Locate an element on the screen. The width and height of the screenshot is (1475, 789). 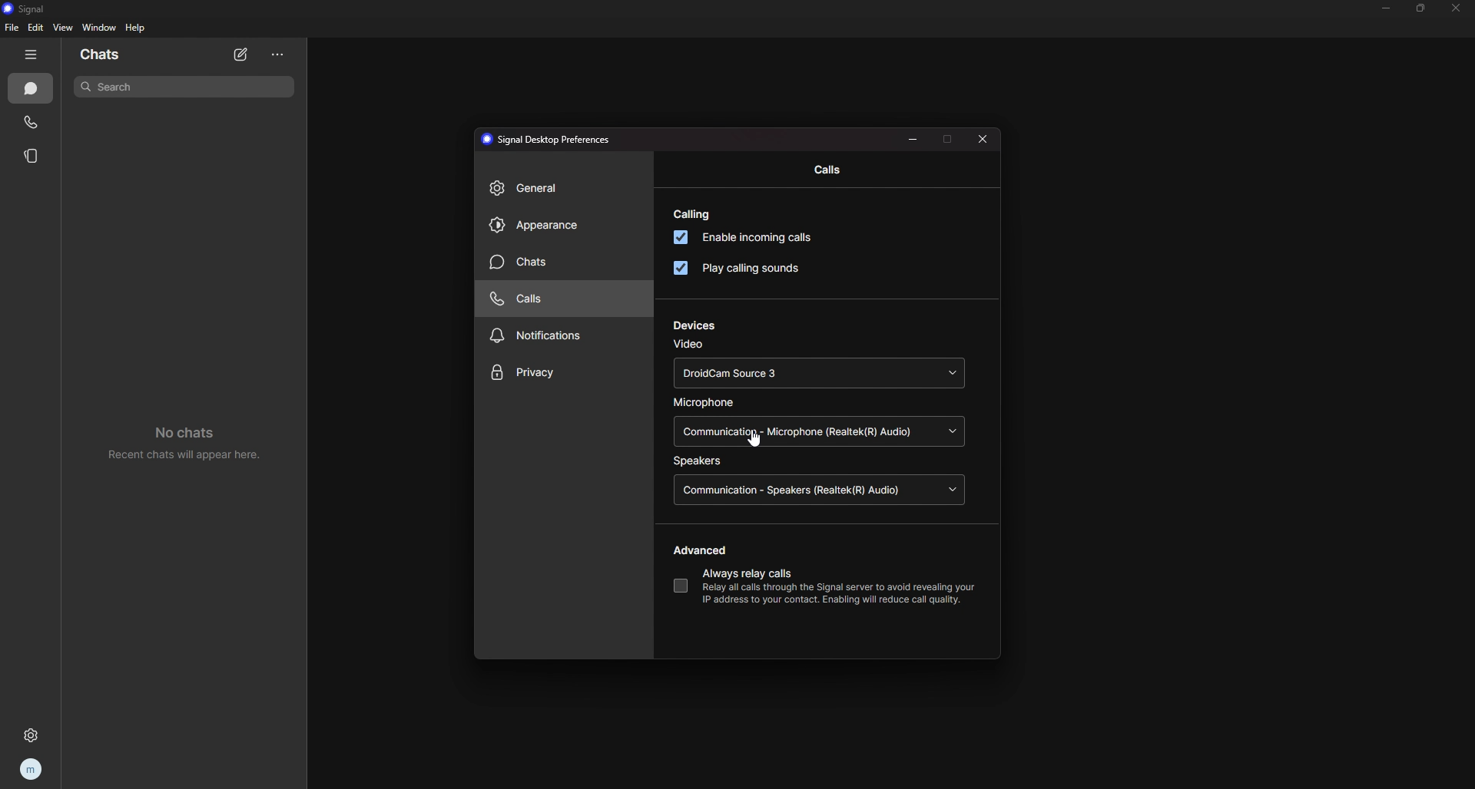
chats is located at coordinates (31, 89).